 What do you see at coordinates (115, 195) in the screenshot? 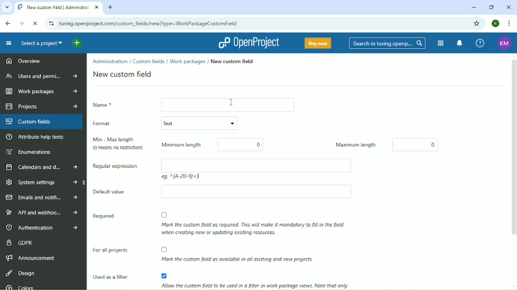
I see `Default value` at bounding box center [115, 195].